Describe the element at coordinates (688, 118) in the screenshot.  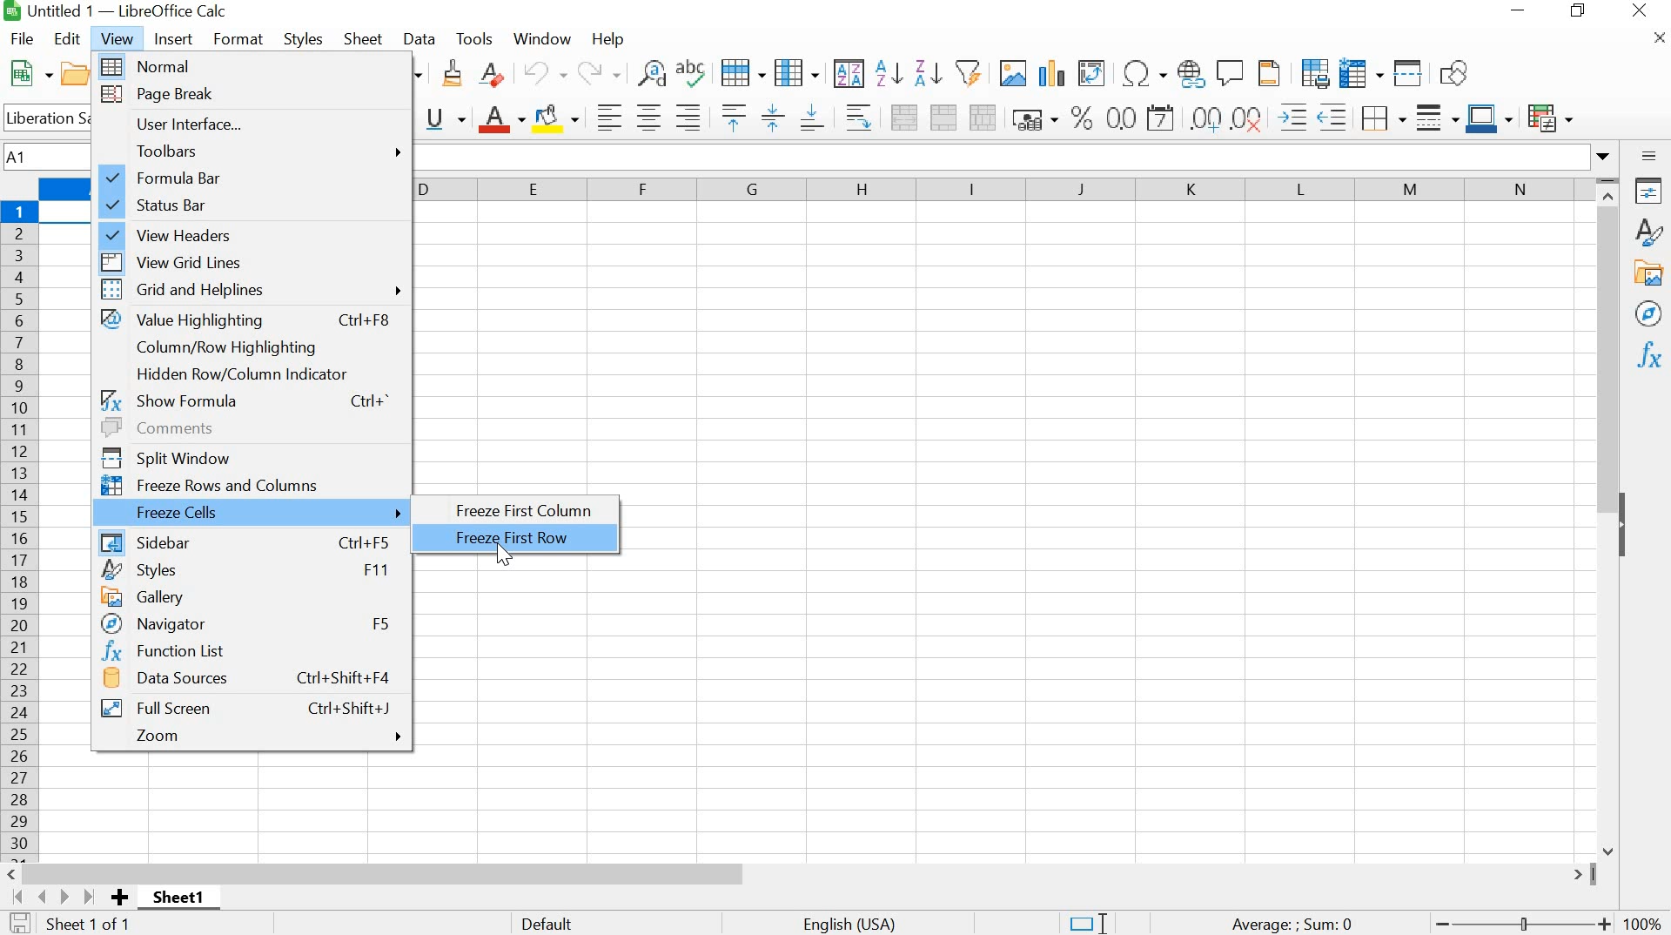
I see `ALIGN RIGHT` at that location.